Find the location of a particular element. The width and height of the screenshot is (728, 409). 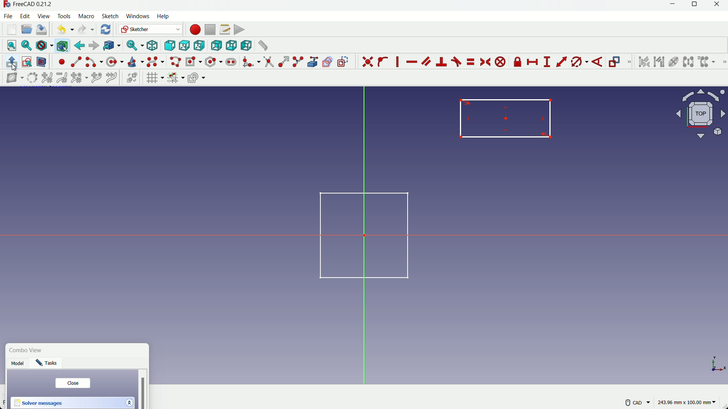

redo is located at coordinates (86, 30).